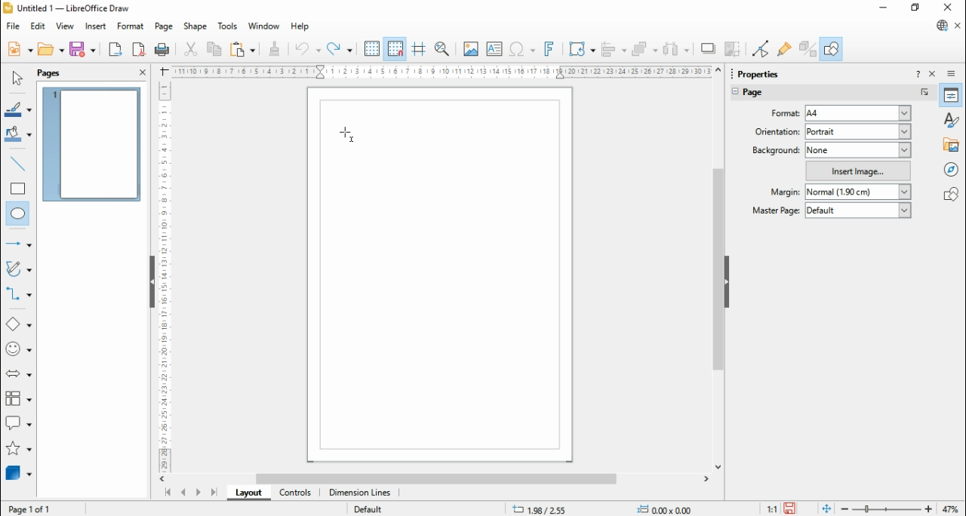 Image resolution: width=966 pixels, height=516 pixels. What do you see at coordinates (164, 274) in the screenshot?
I see `Scale` at bounding box center [164, 274].